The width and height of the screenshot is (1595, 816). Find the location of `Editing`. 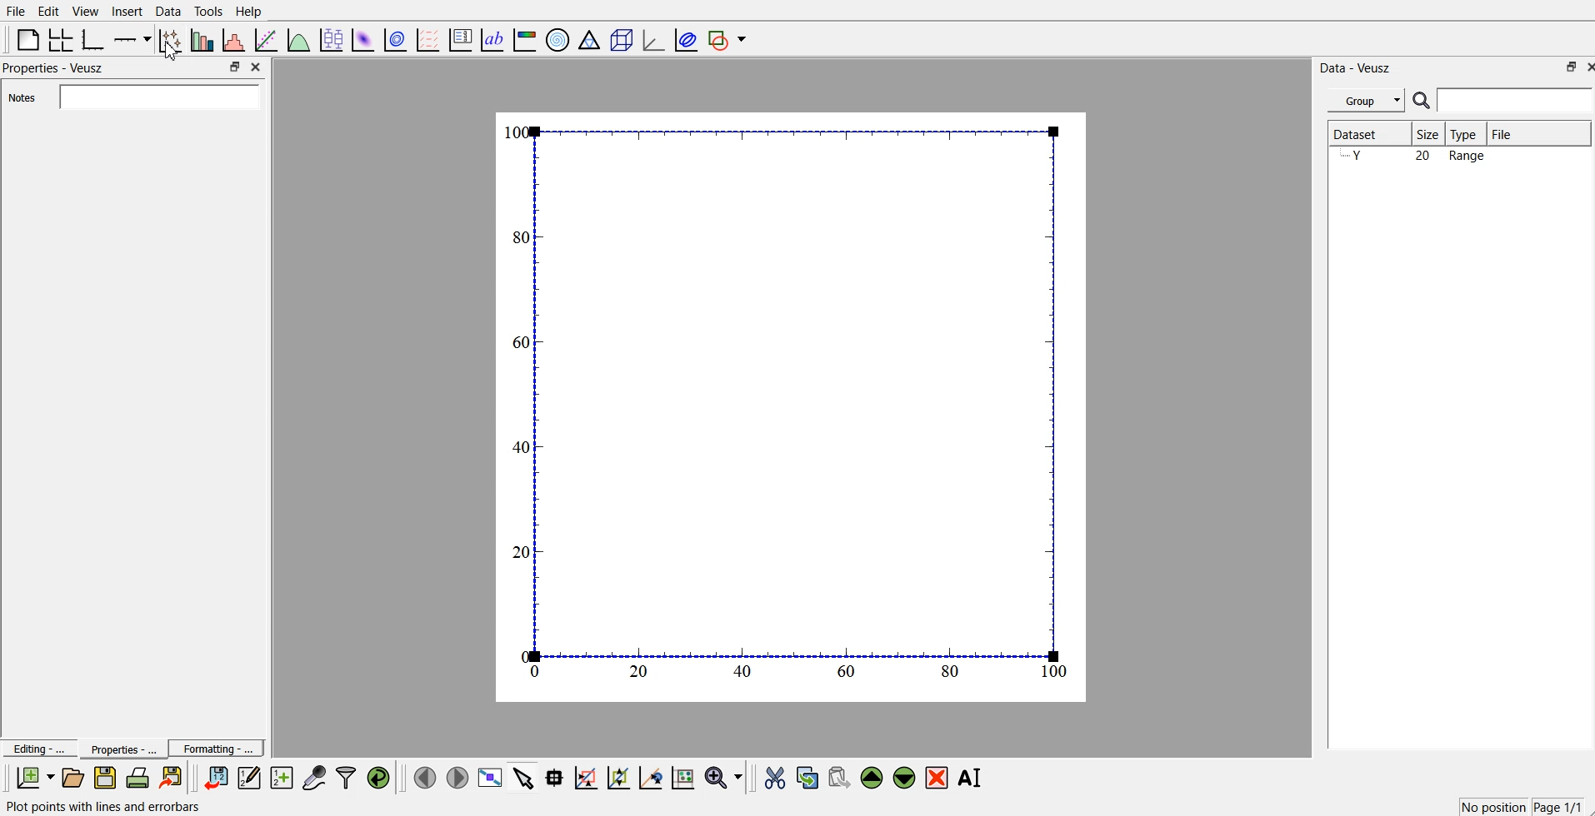

Editing is located at coordinates (37, 747).